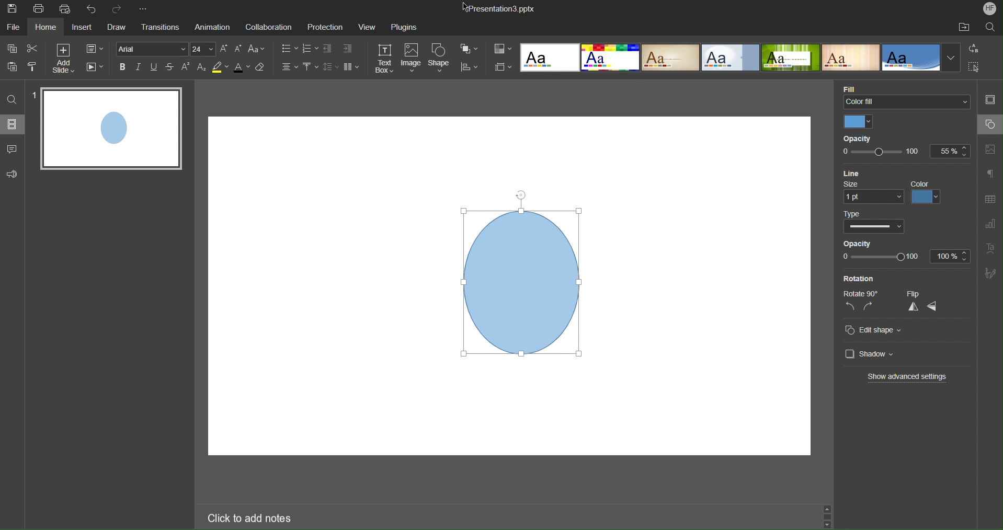  What do you see at coordinates (220, 69) in the screenshot?
I see `Highlight` at bounding box center [220, 69].